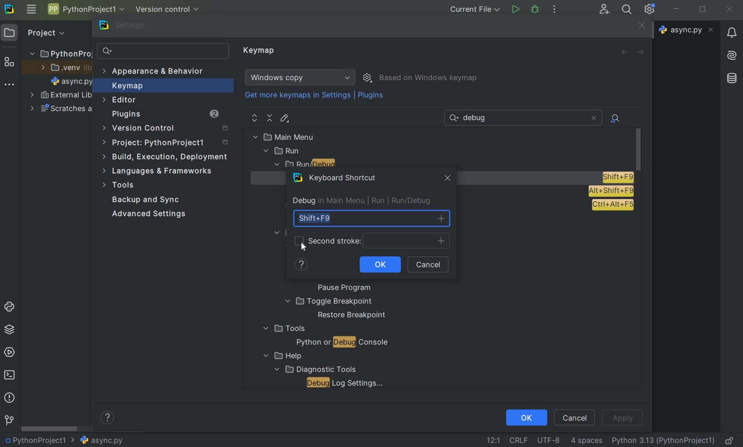 Image resolution: width=743 pixels, height=447 pixels. I want to click on version control, so click(170, 10).